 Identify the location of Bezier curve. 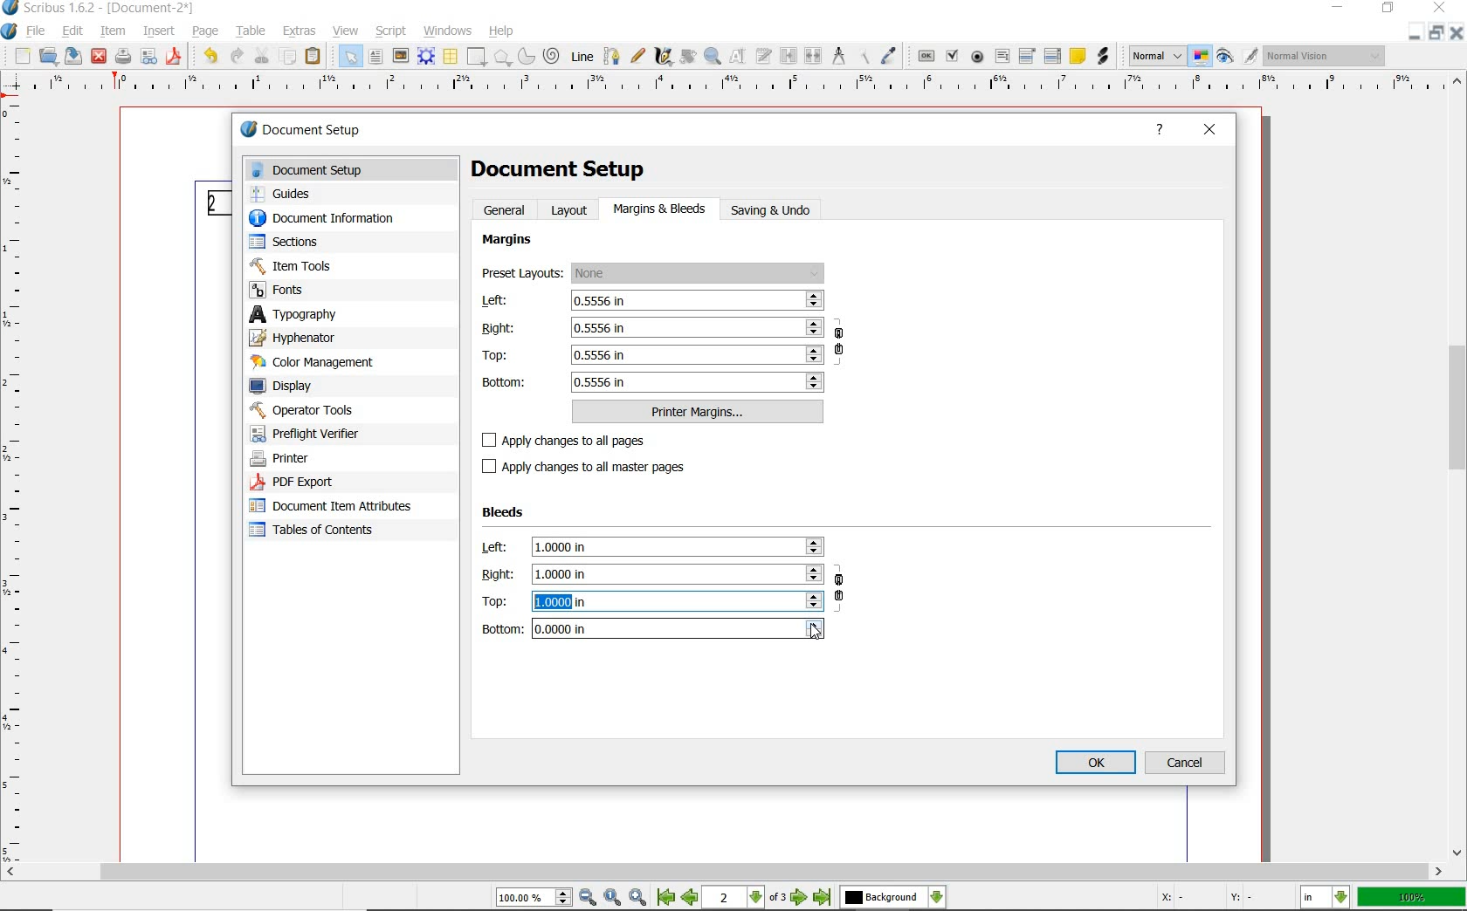
(612, 56).